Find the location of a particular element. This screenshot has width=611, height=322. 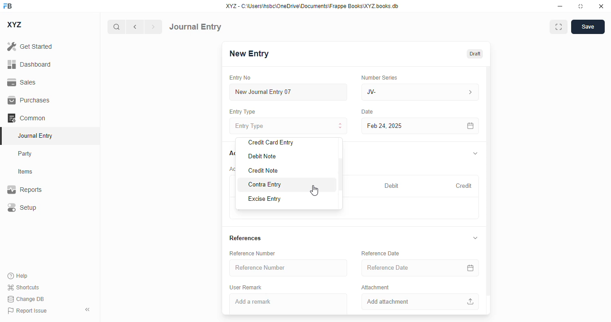

minimize is located at coordinates (560, 6).